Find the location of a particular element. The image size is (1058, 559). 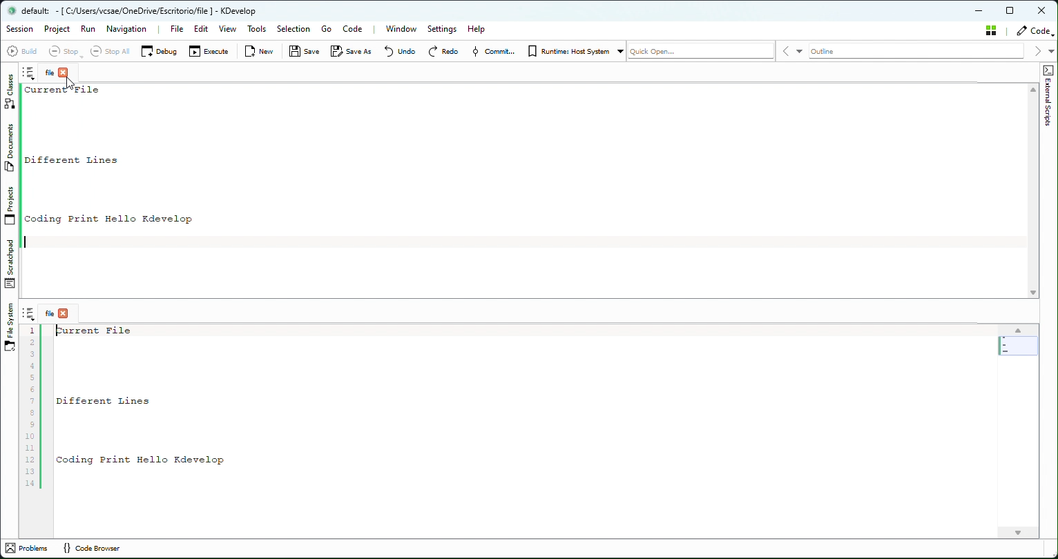

Window is located at coordinates (405, 29).